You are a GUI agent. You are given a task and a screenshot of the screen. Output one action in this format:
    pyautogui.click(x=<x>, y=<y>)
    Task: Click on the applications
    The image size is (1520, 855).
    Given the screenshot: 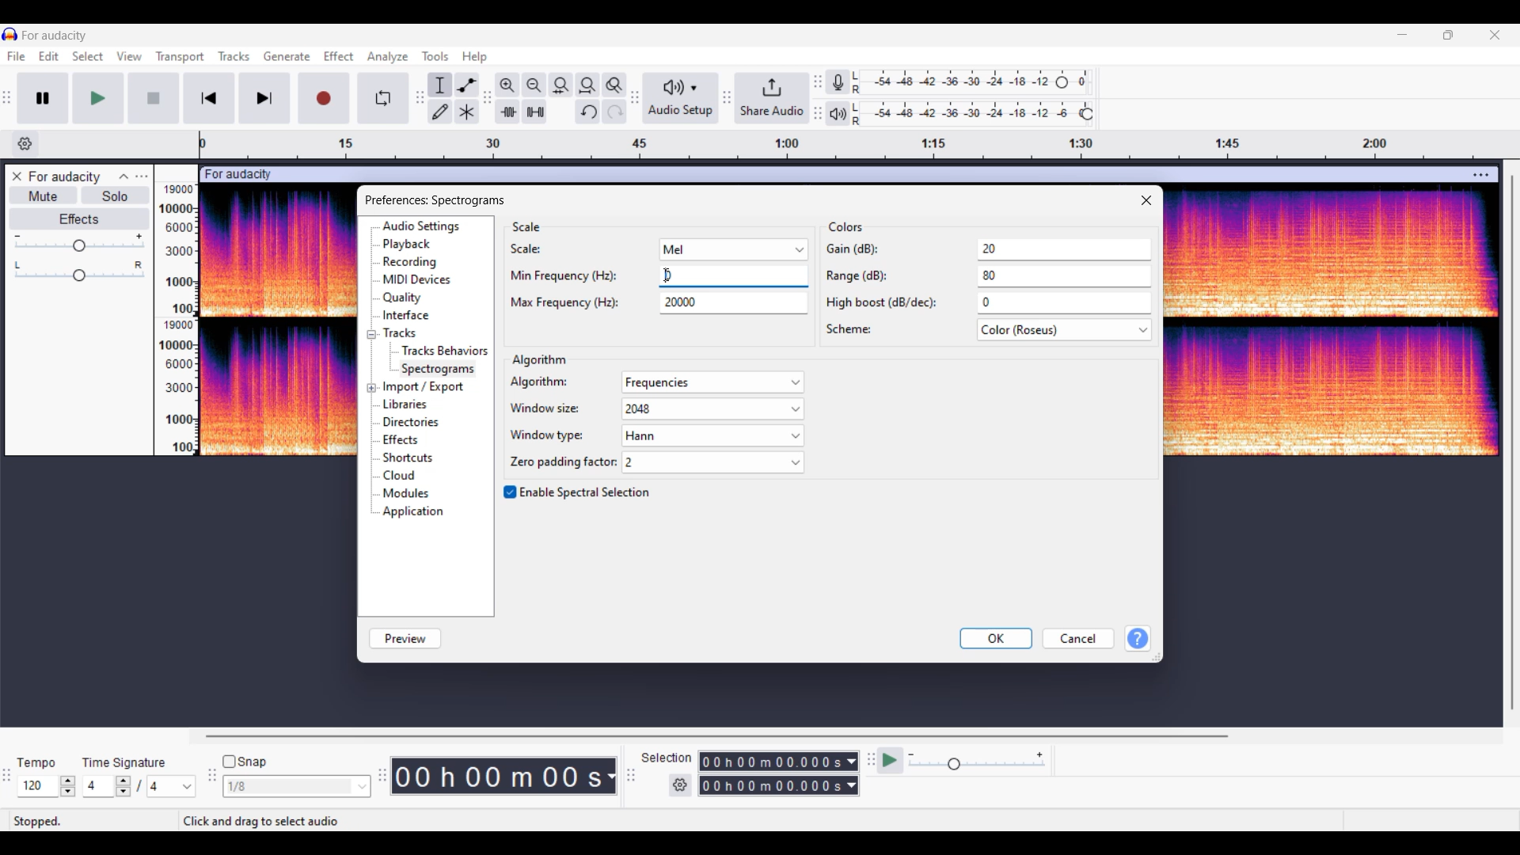 What is the action you would take?
    pyautogui.click(x=416, y=512)
    